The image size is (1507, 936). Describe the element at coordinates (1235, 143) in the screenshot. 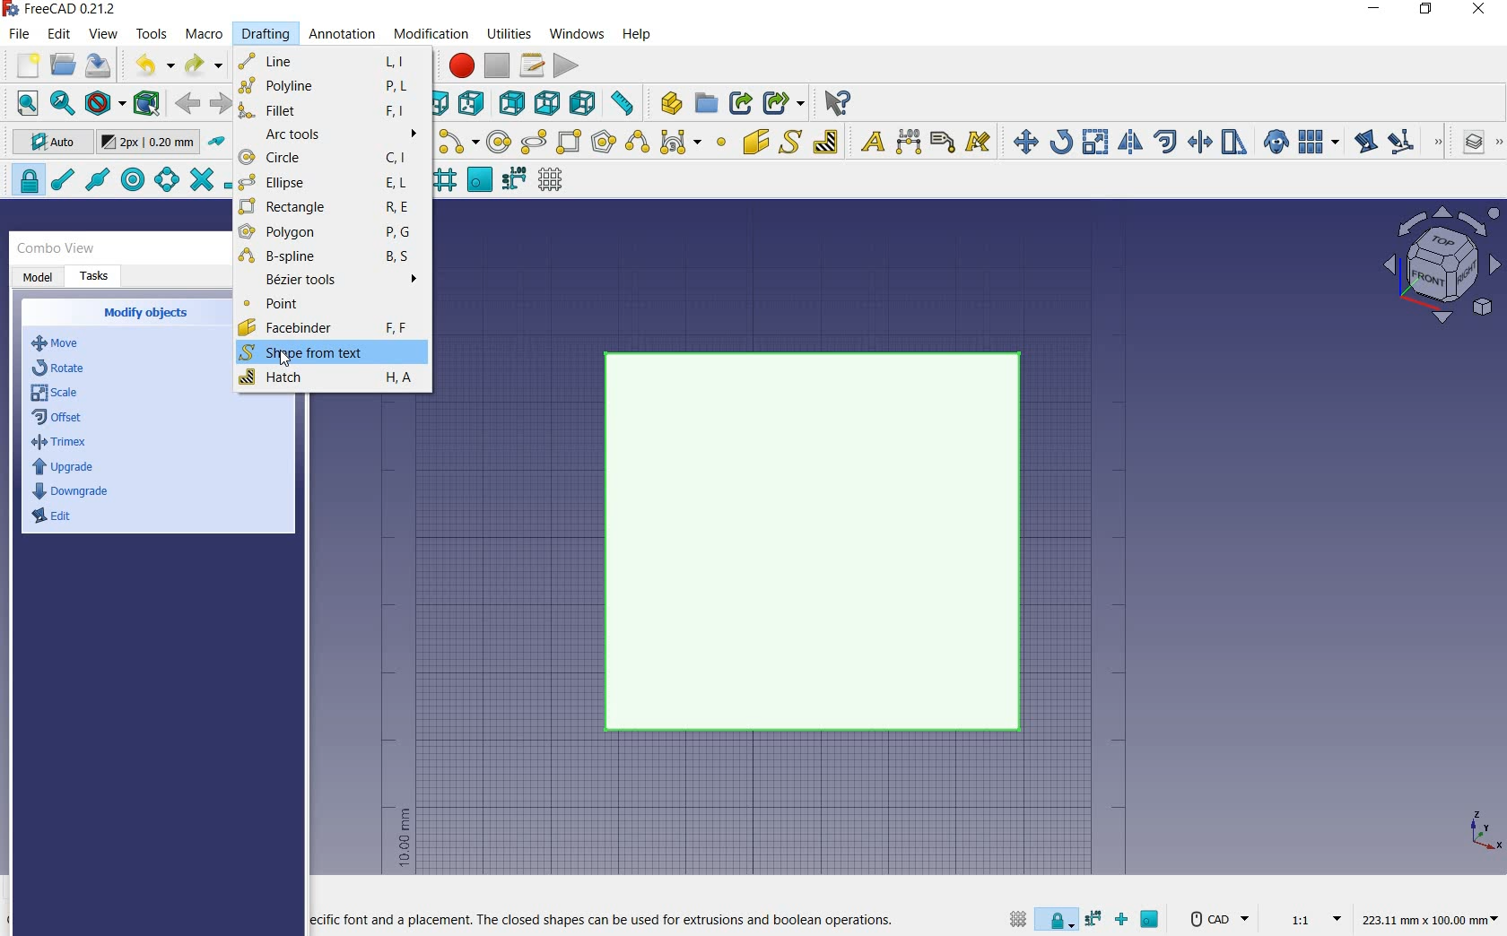

I see `stretch` at that location.